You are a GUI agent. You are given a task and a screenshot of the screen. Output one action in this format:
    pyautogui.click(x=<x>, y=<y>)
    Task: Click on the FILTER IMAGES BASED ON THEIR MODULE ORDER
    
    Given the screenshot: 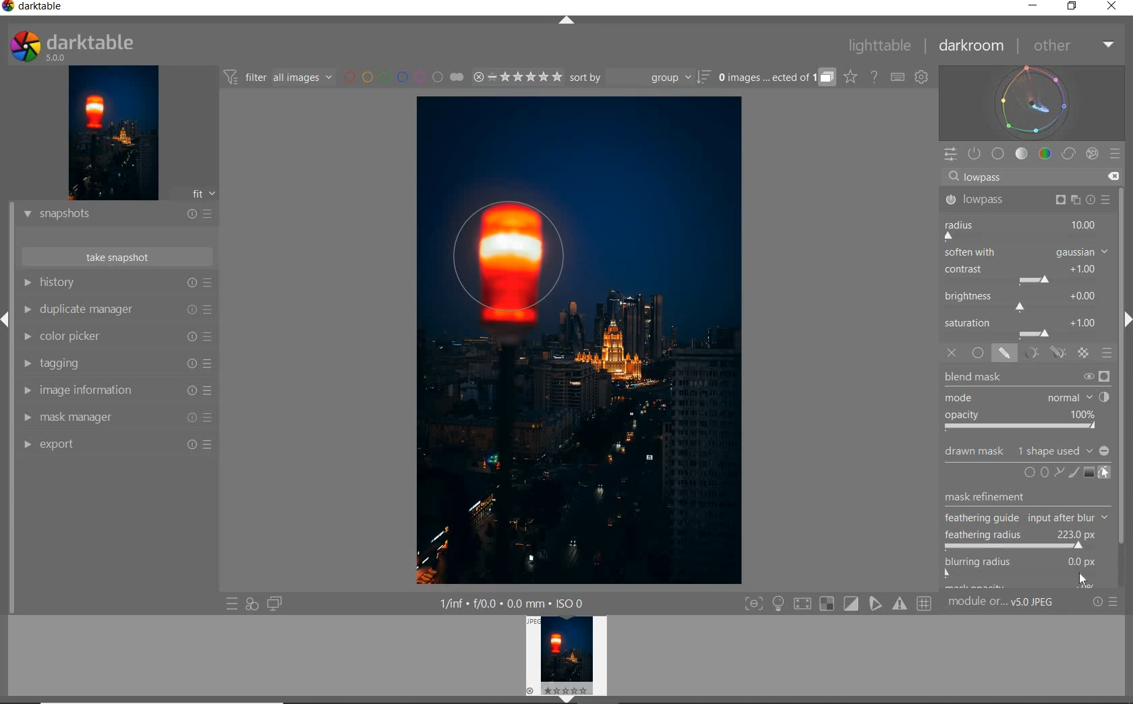 What is the action you would take?
    pyautogui.click(x=280, y=78)
    